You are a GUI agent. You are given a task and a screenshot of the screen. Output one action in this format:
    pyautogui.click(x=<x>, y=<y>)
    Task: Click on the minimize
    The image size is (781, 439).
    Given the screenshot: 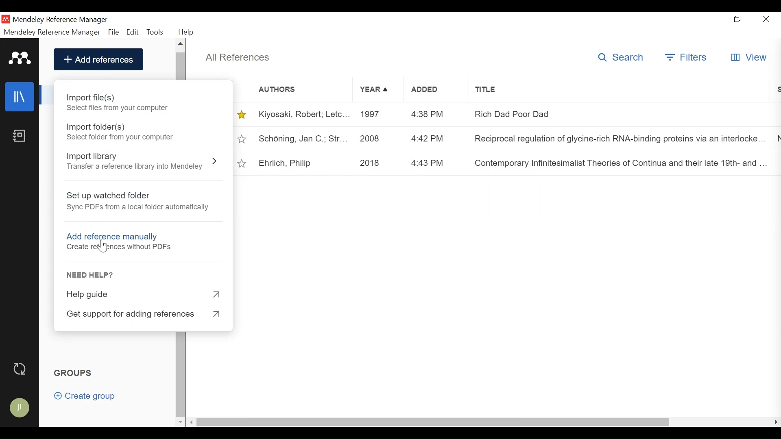 What is the action you would take?
    pyautogui.click(x=709, y=20)
    